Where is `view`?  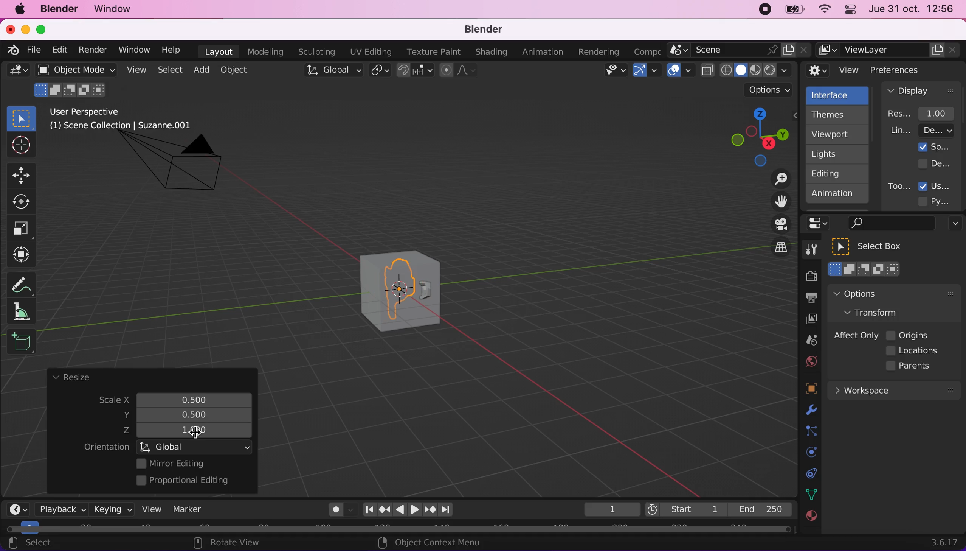
view is located at coordinates (135, 70).